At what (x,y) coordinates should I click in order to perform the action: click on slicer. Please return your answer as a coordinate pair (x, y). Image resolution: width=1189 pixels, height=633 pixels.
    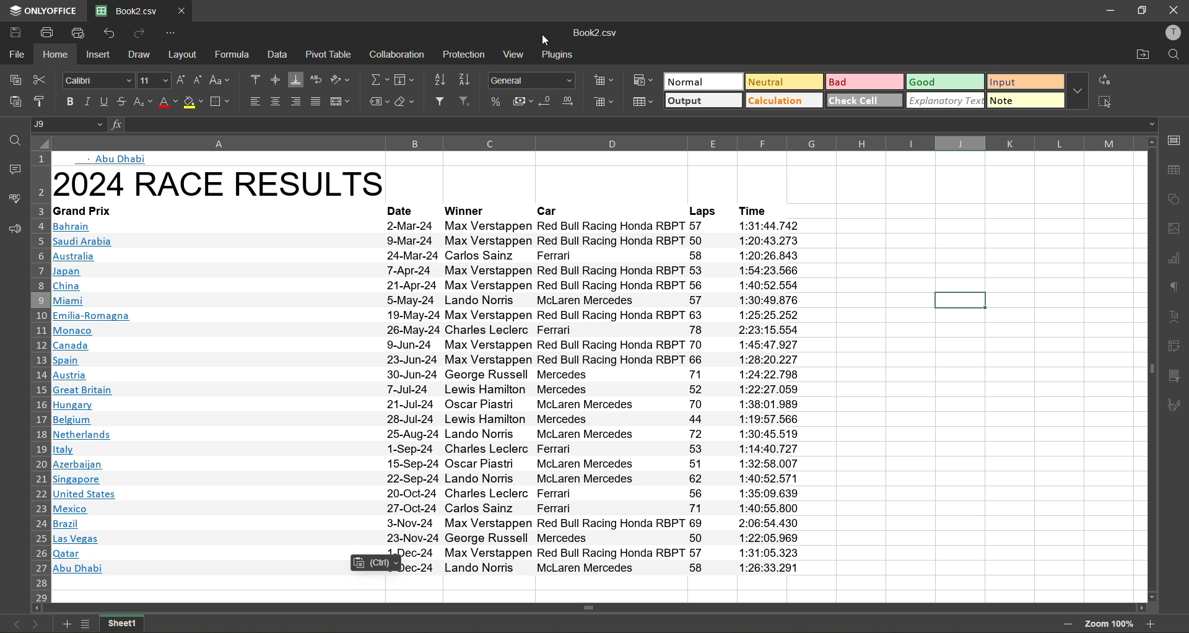
    Looking at the image, I should click on (1175, 377).